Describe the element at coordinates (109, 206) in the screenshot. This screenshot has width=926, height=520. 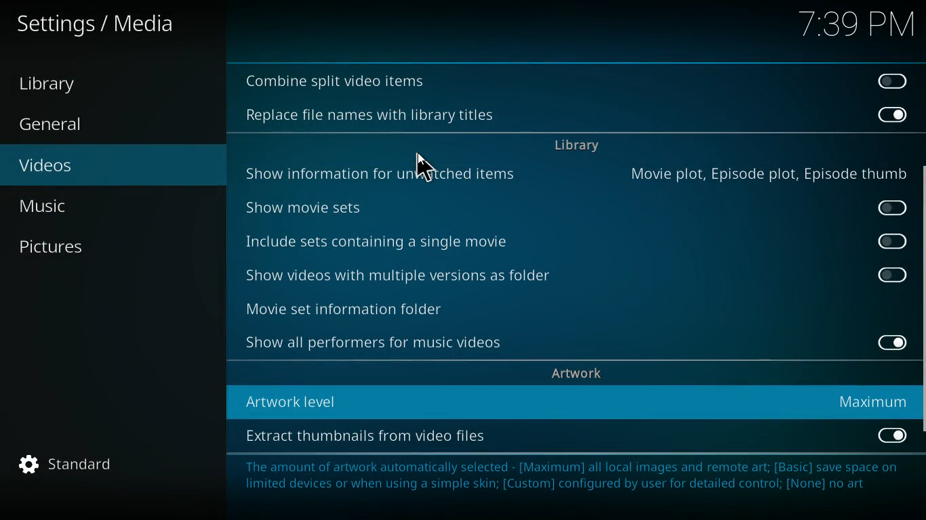
I see `music` at that location.